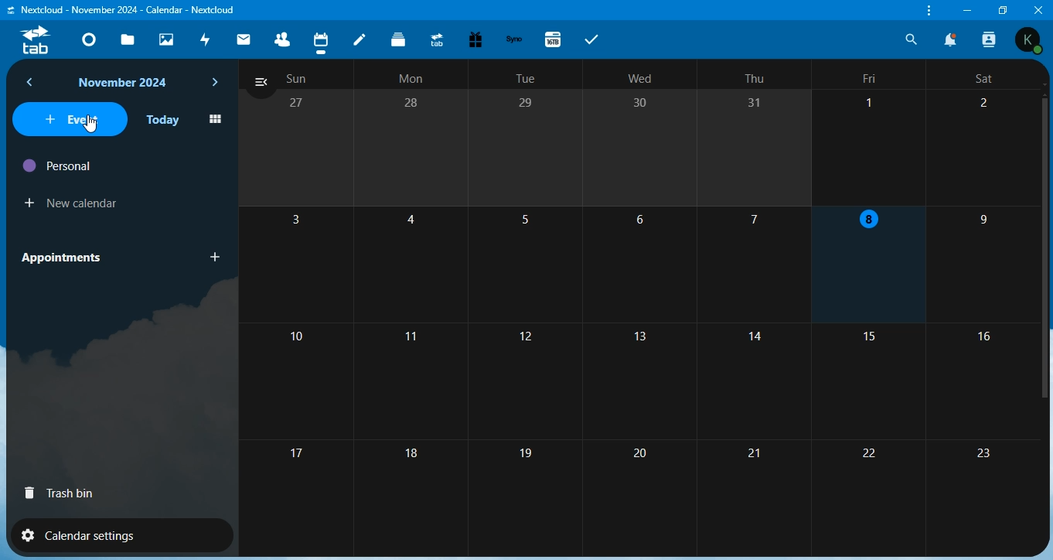  What do you see at coordinates (60, 166) in the screenshot?
I see `personal` at bounding box center [60, 166].